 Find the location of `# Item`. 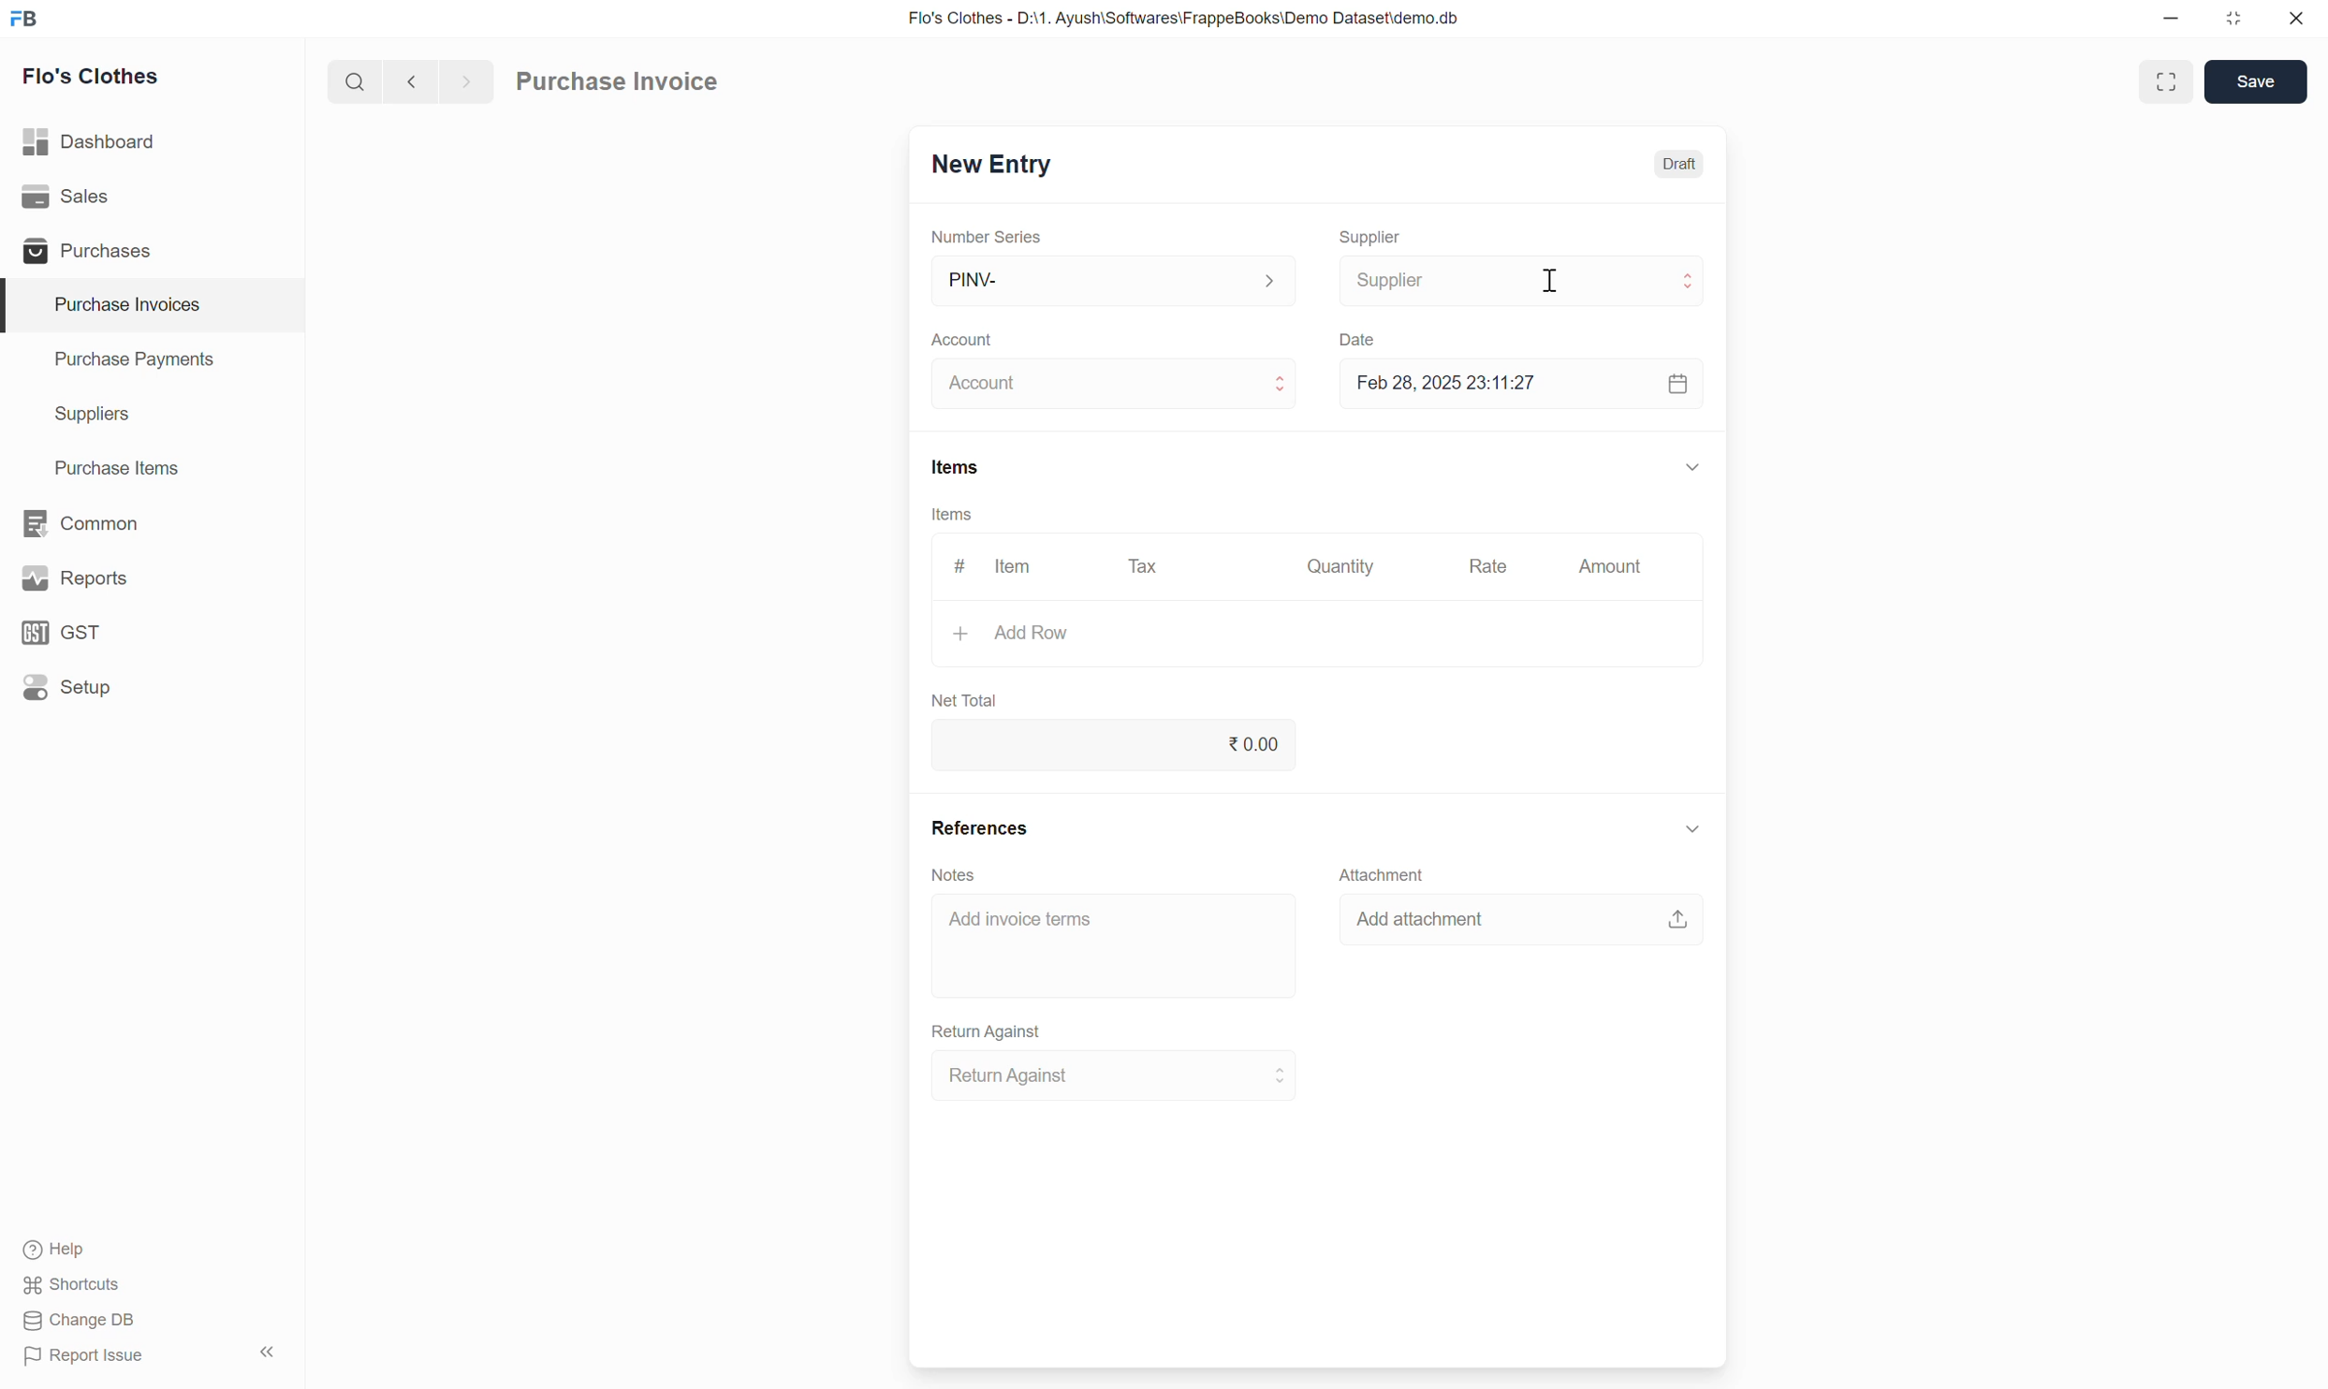

# Item is located at coordinates (998, 565).